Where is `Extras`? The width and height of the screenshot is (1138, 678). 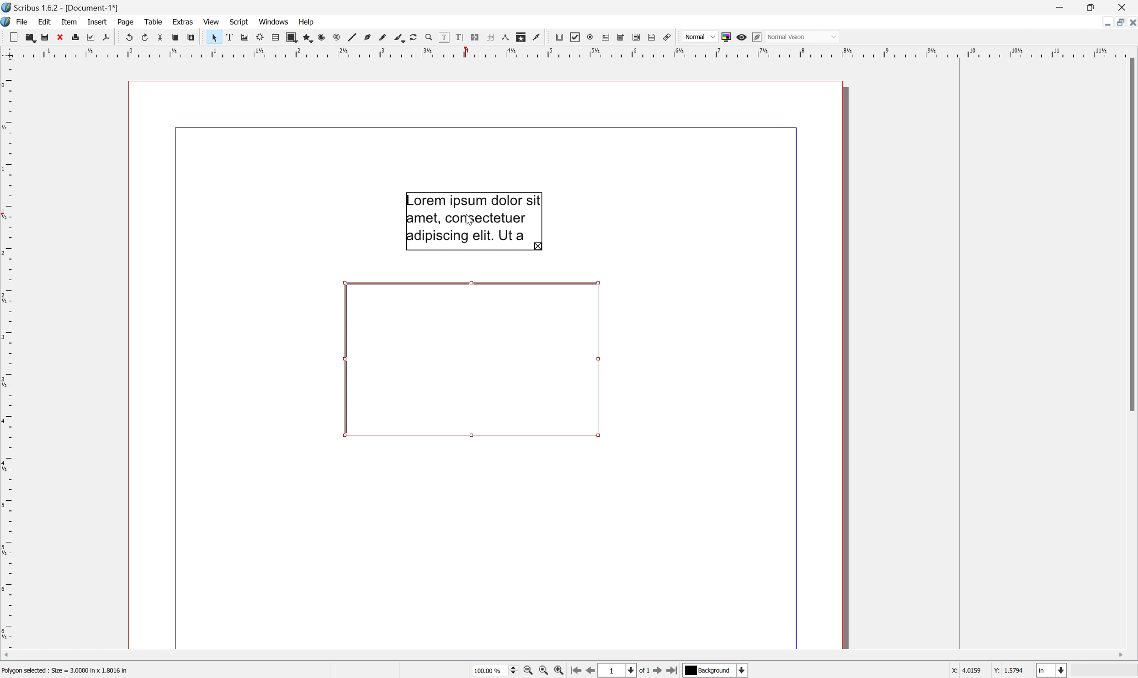
Extras is located at coordinates (183, 22).